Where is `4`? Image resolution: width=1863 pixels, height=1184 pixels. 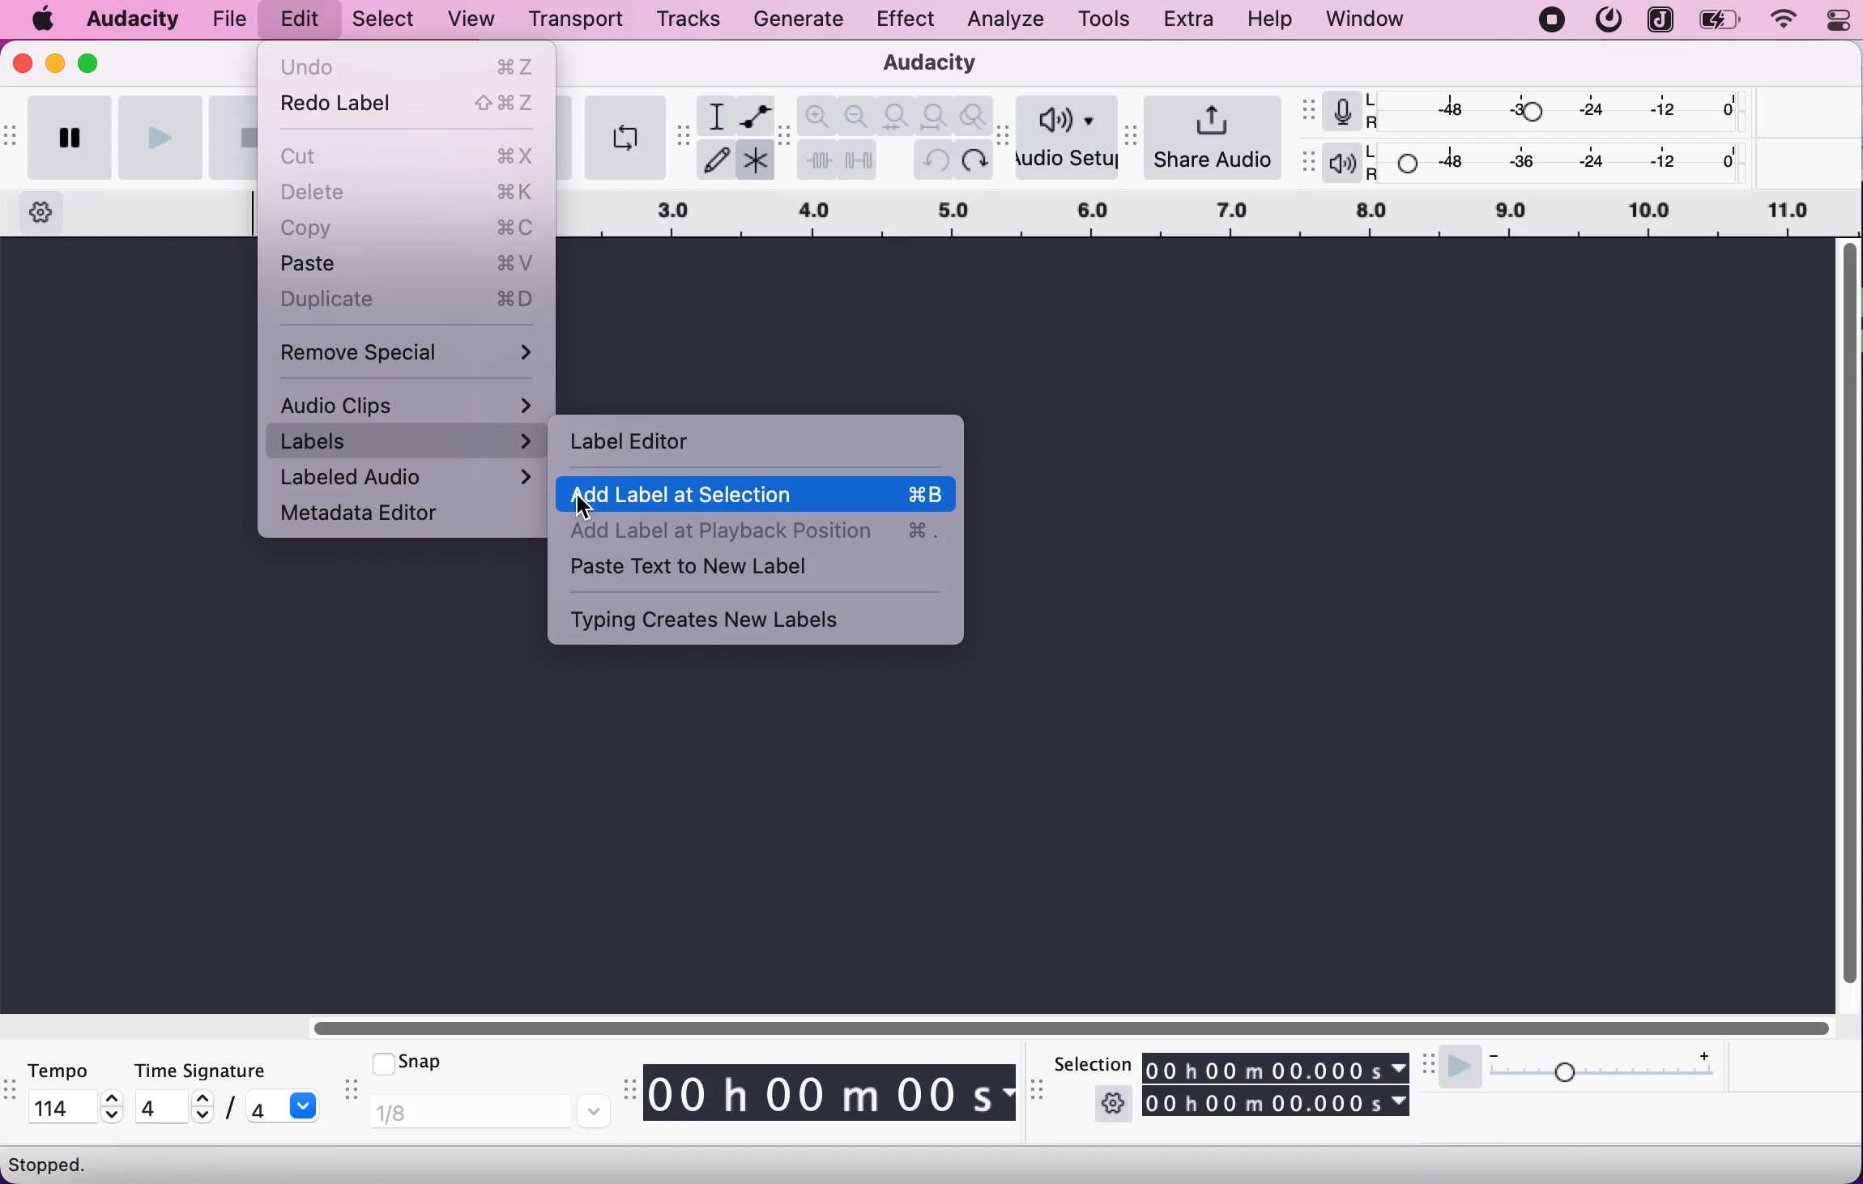 4 is located at coordinates (260, 1107).